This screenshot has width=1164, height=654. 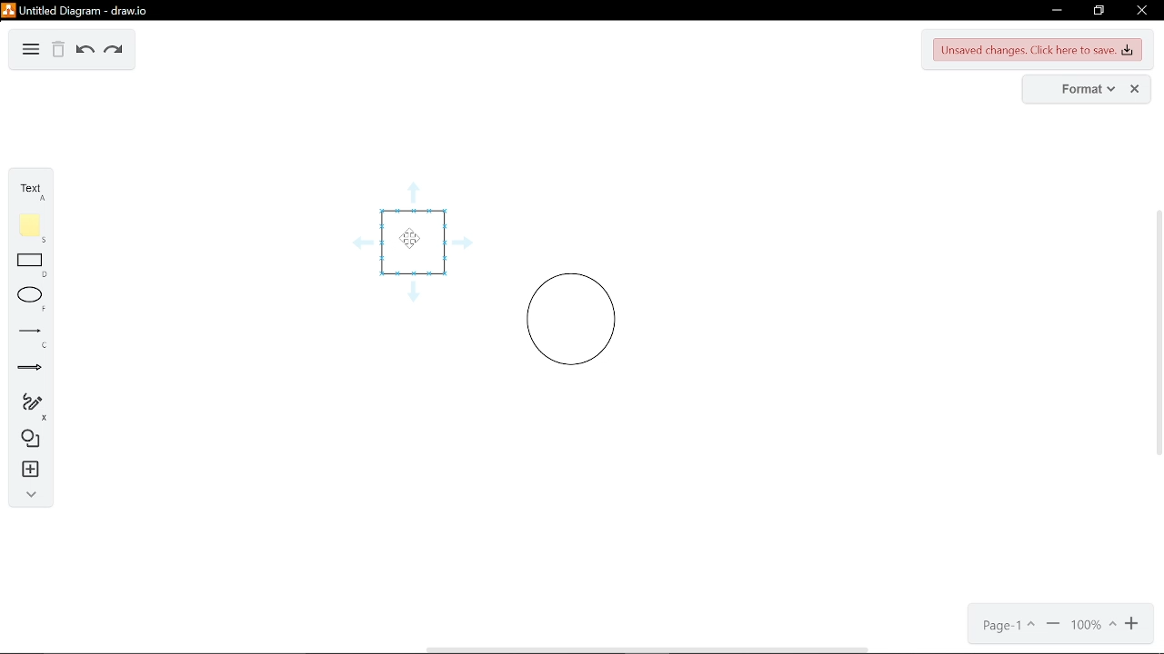 What do you see at coordinates (31, 50) in the screenshot?
I see `diagram` at bounding box center [31, 50].